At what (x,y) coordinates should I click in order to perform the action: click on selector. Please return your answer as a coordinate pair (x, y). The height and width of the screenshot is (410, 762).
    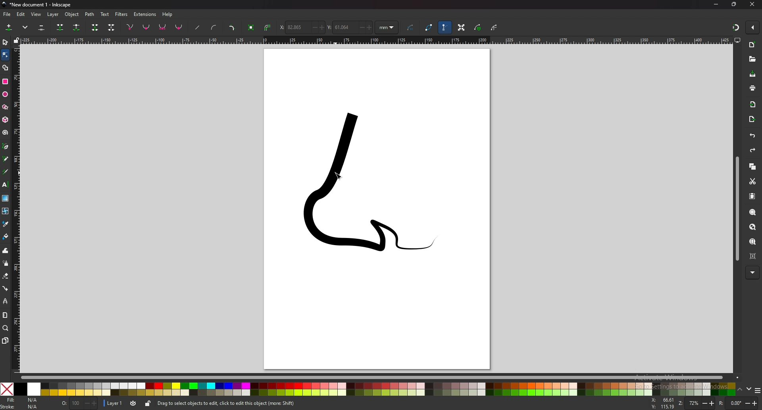
    Looking at the image, I should click on (6, 42).